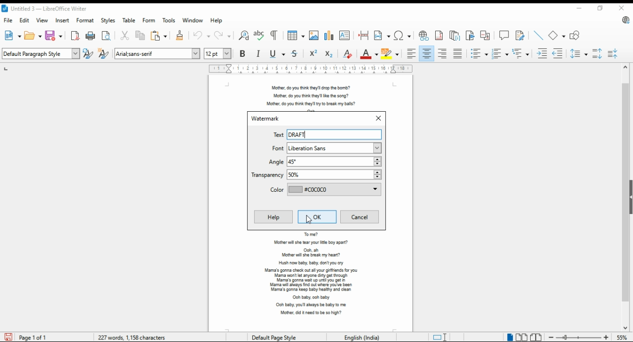 This screenshot has height=342, width=633. Describe the element at coordinates (444, 53) in the screenshot. I see `align right ` at that location.